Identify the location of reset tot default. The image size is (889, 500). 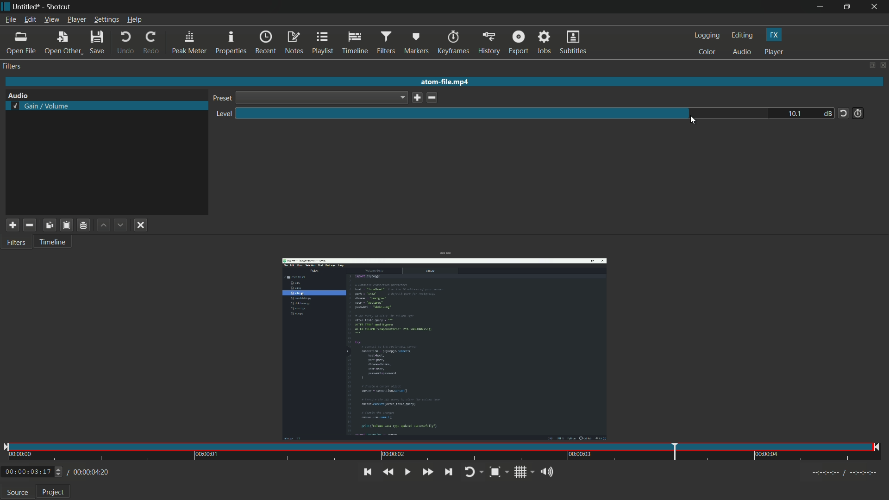
(843, 113).